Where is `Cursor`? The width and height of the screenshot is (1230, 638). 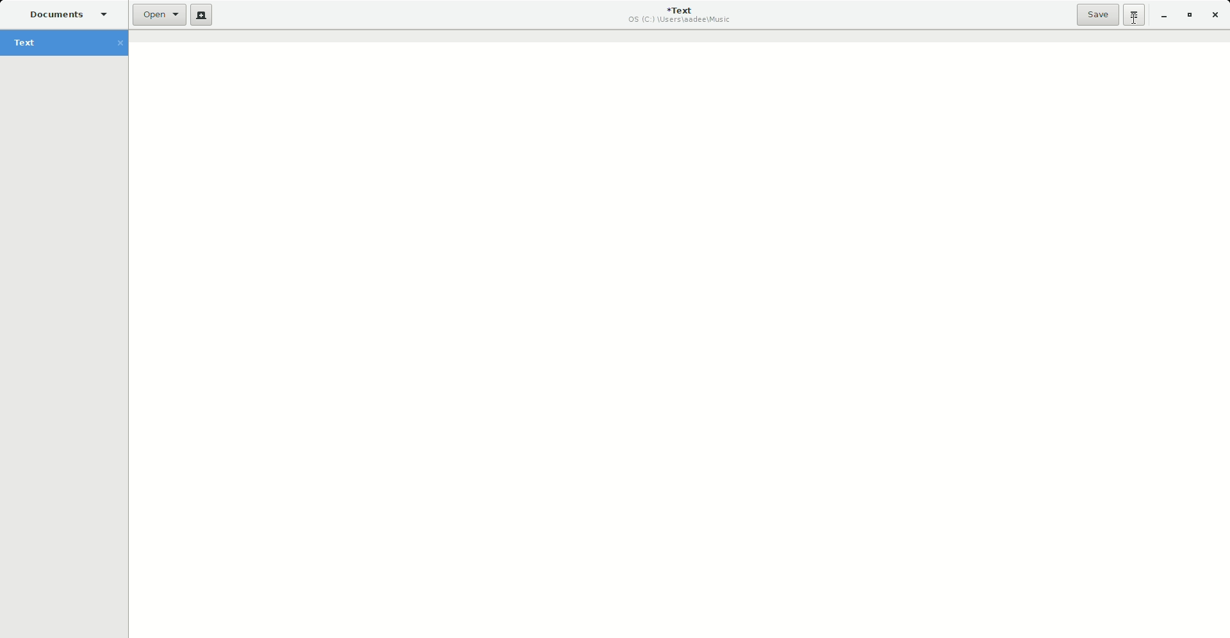 Cursor is located at coordinates (1135, 21).